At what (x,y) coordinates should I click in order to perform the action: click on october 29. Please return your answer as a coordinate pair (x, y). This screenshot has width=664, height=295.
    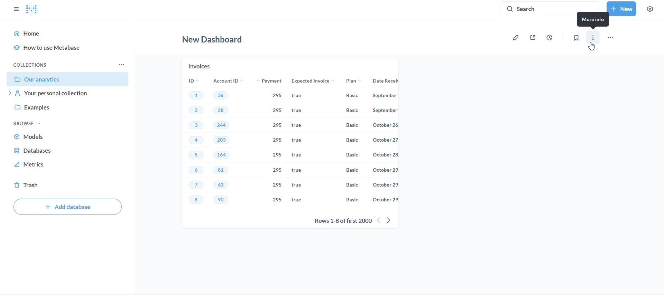
    Looking at the image, I should click on (385, 184).